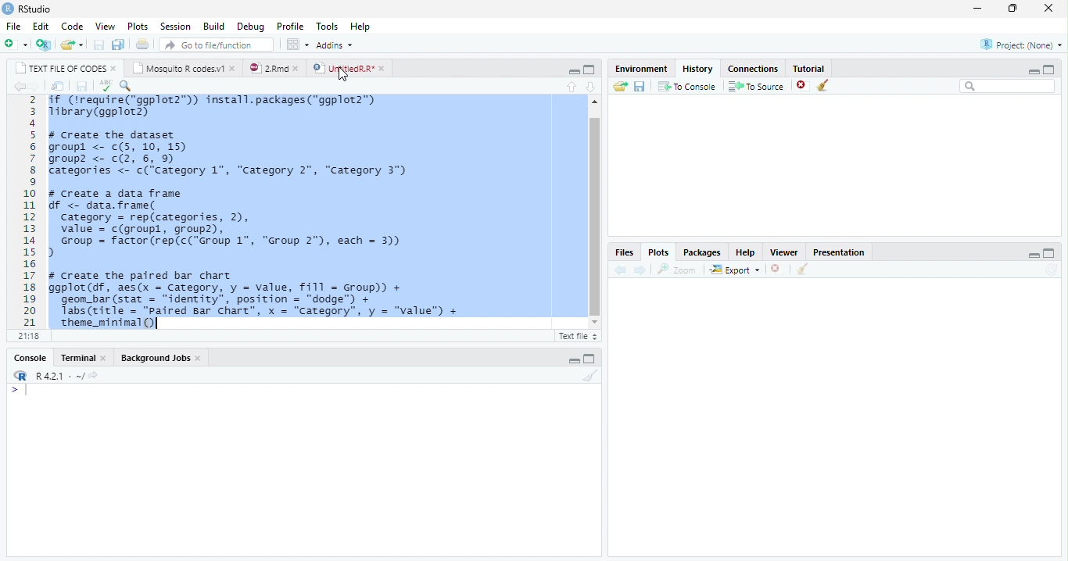 This screenshot has width=1068, height=561. What do you see at coordinates (213, 24) in the screenshot?
I see `build` at bounding box center [213, 24].